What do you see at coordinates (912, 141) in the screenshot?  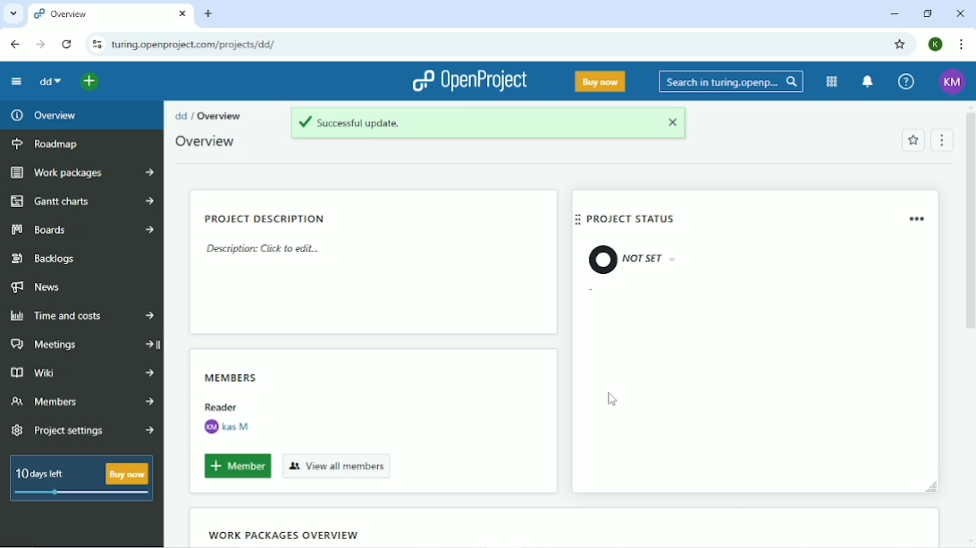 I see `Add to favorites` at bounding box center [912, 141].